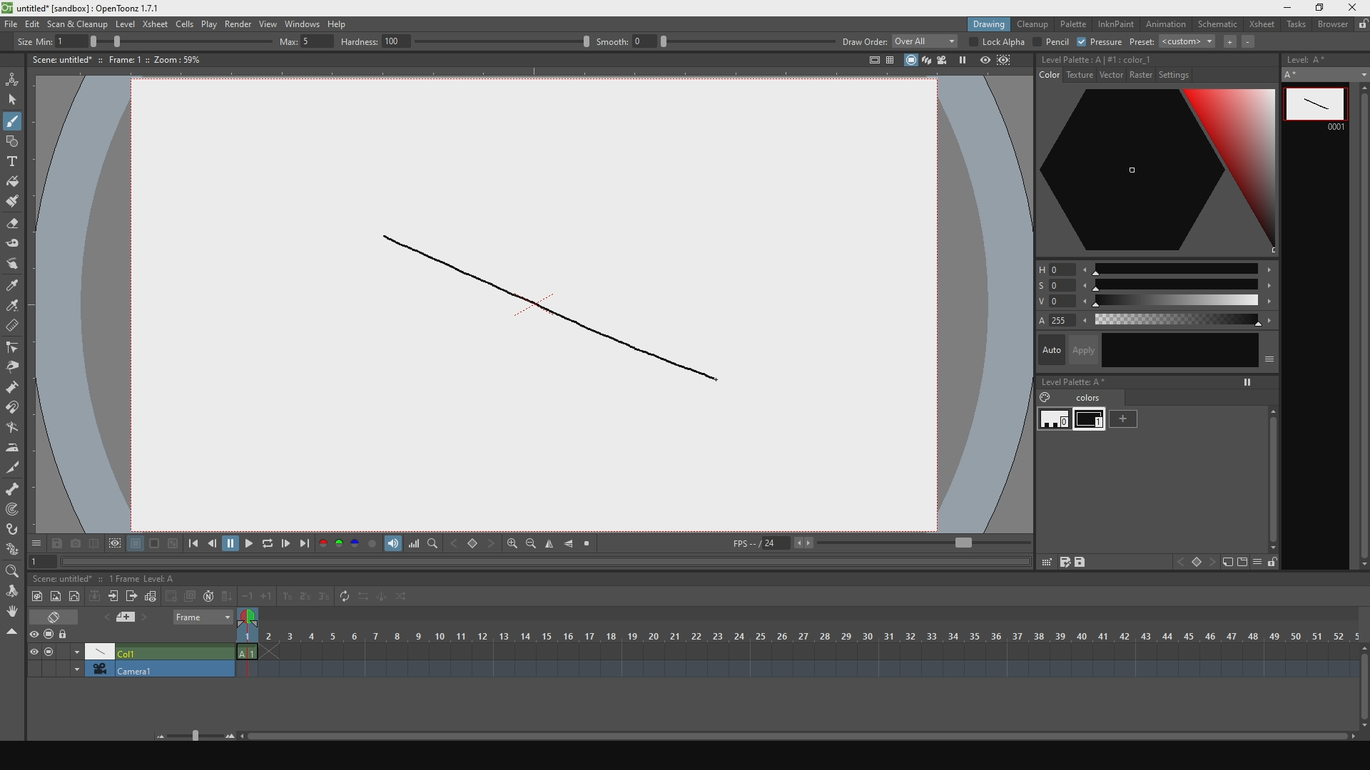 The height and width of the screenshot is (770, 1370). What do you see at coordinates (54, 41) in the screenshot?
I see `size min` at bounding box center [54, 41].